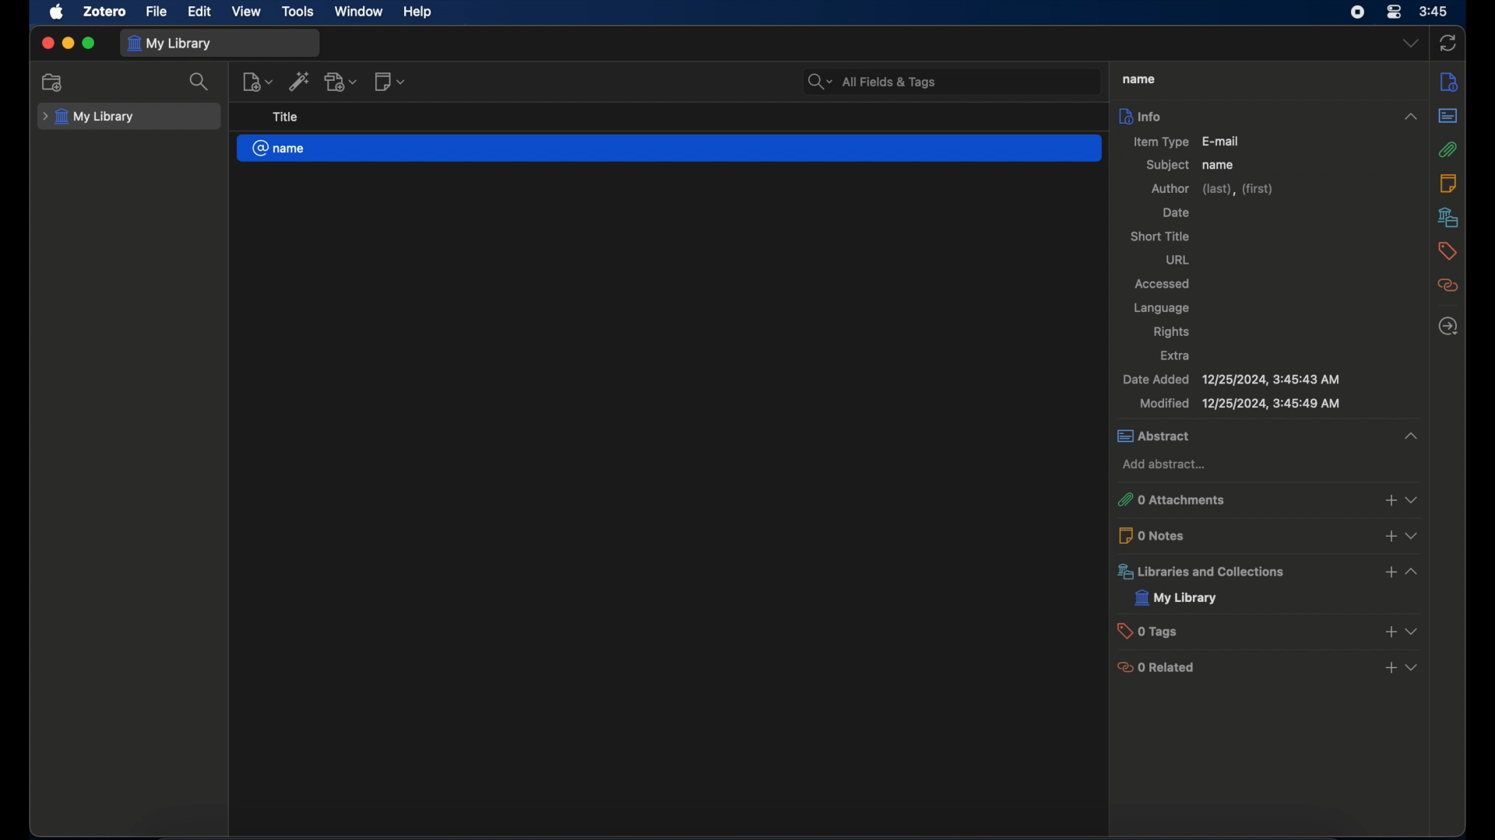 The image size is (1495, 840). What do you see at coordinates (1394, 12) in the screenshot?
I see `control center` at bounding box center [1394, 12].